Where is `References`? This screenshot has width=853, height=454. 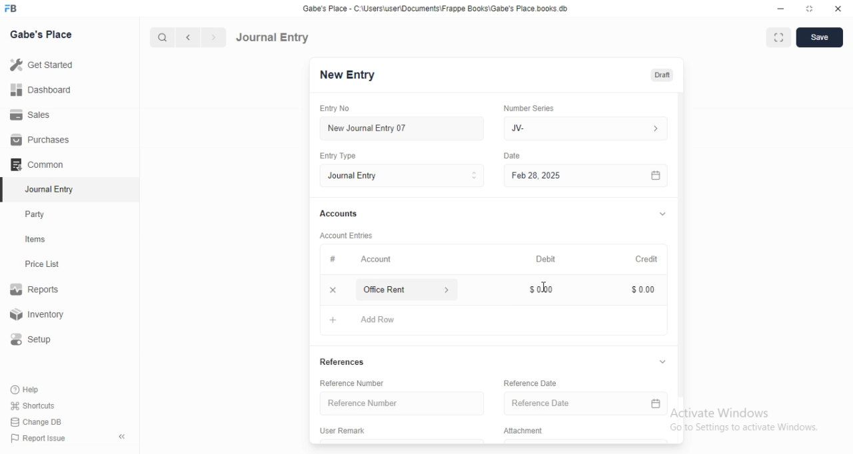 References is located at coordinates (347, 363).